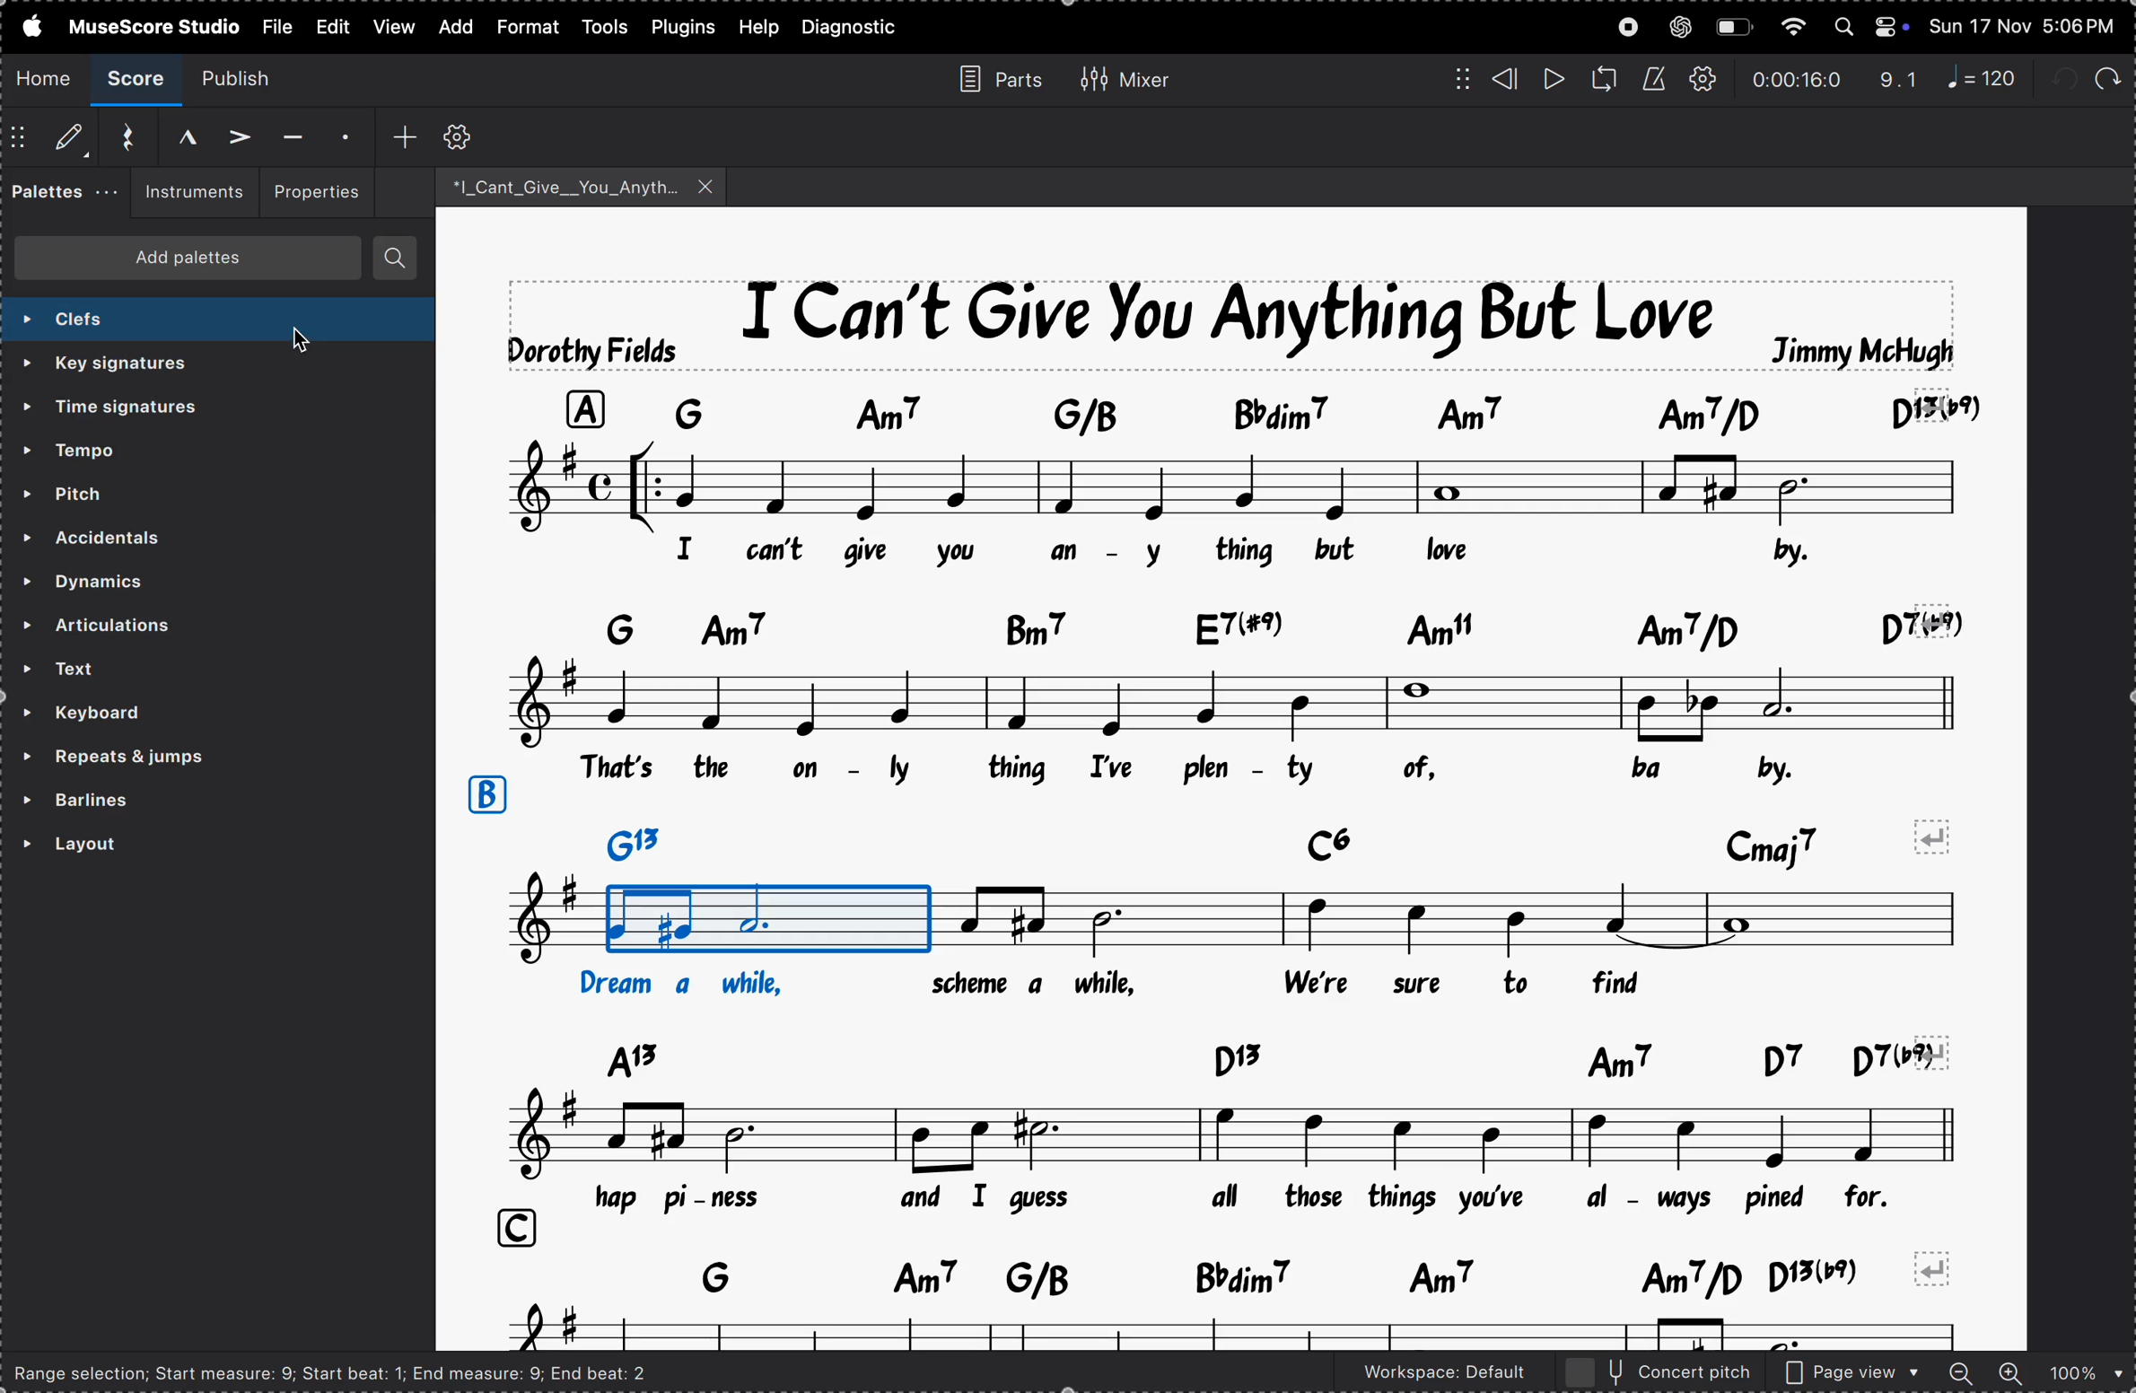  Describe the element at coordinates (405, 135) in the screenshot. I see `add` at that location.